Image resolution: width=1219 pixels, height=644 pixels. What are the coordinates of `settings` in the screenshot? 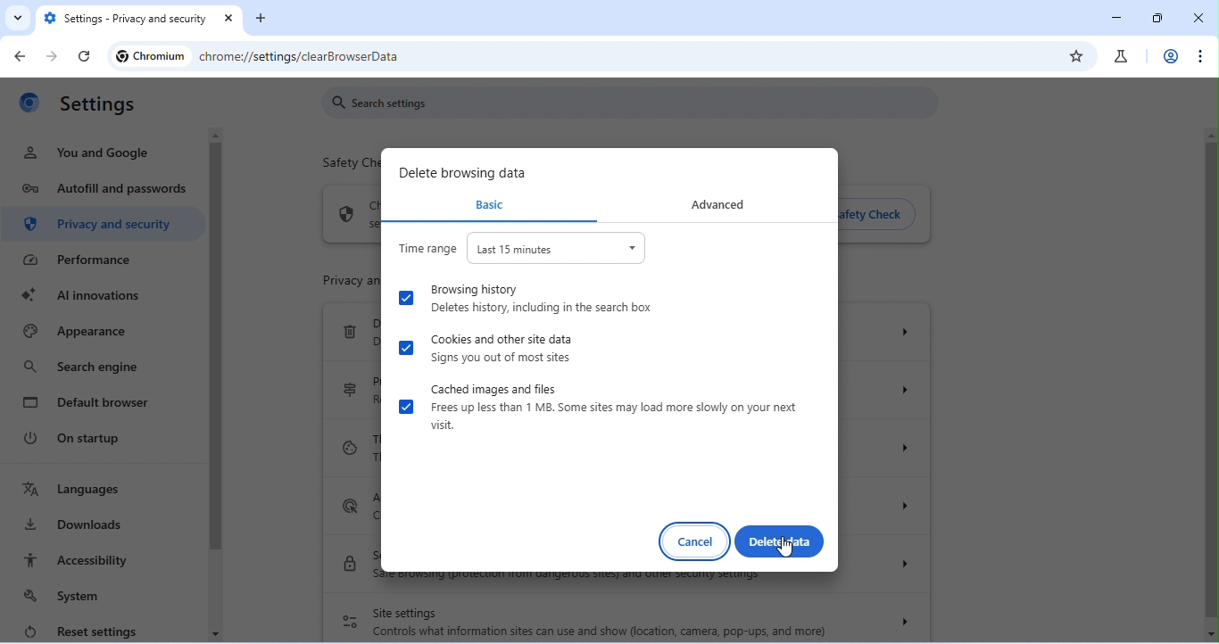 It's located at (100, 105).